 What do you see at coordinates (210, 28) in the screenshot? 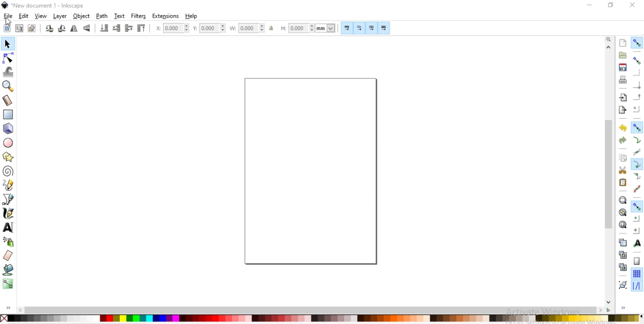
I see `vertical coordinate of selection` at bounding box center [210, 28].